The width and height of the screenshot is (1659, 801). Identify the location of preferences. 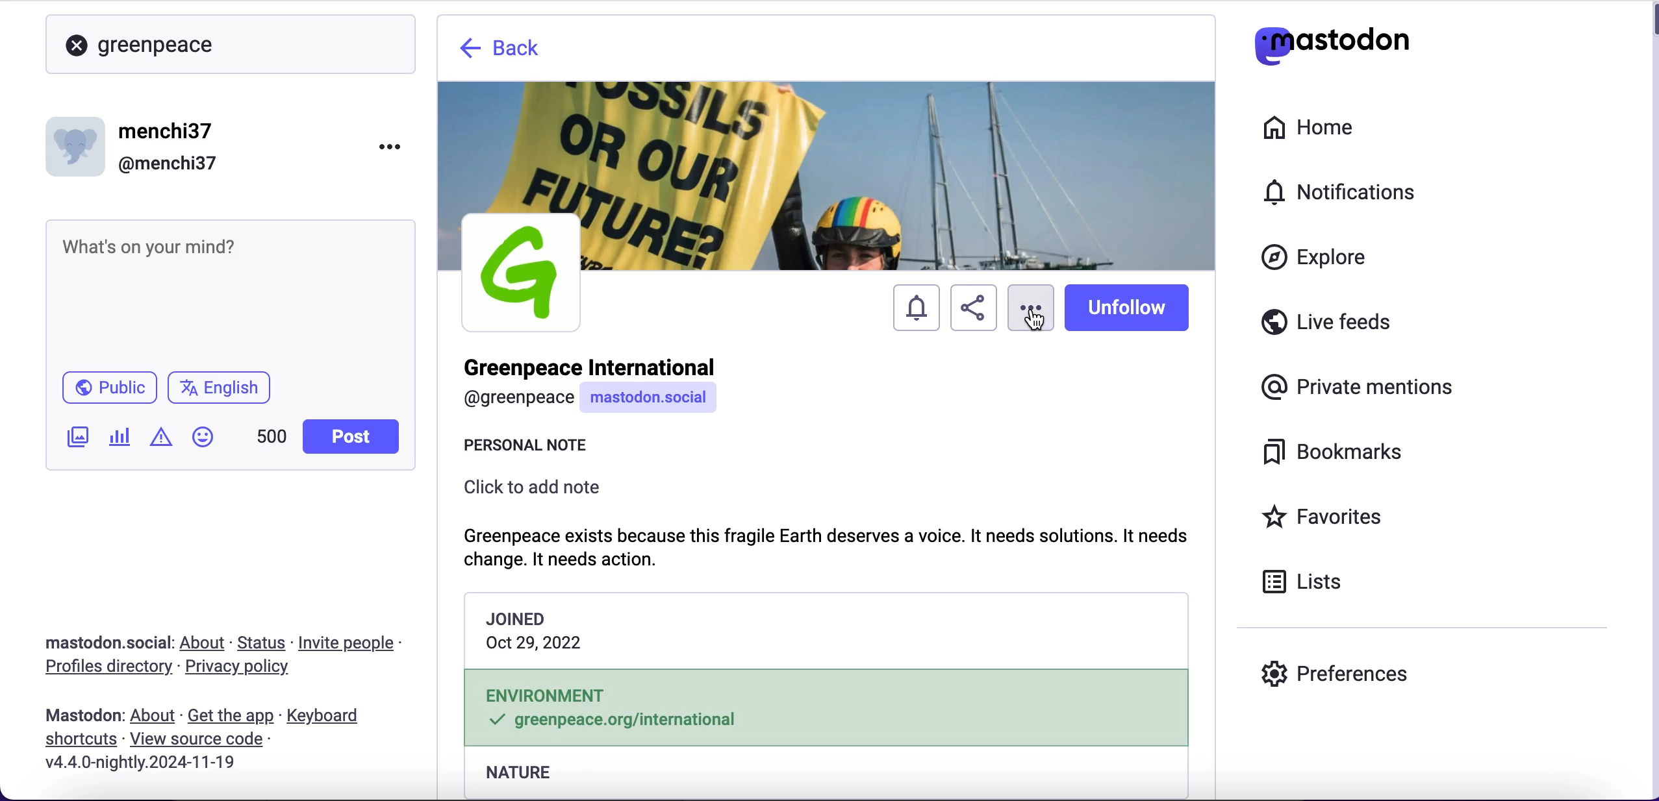
(1336, 673).